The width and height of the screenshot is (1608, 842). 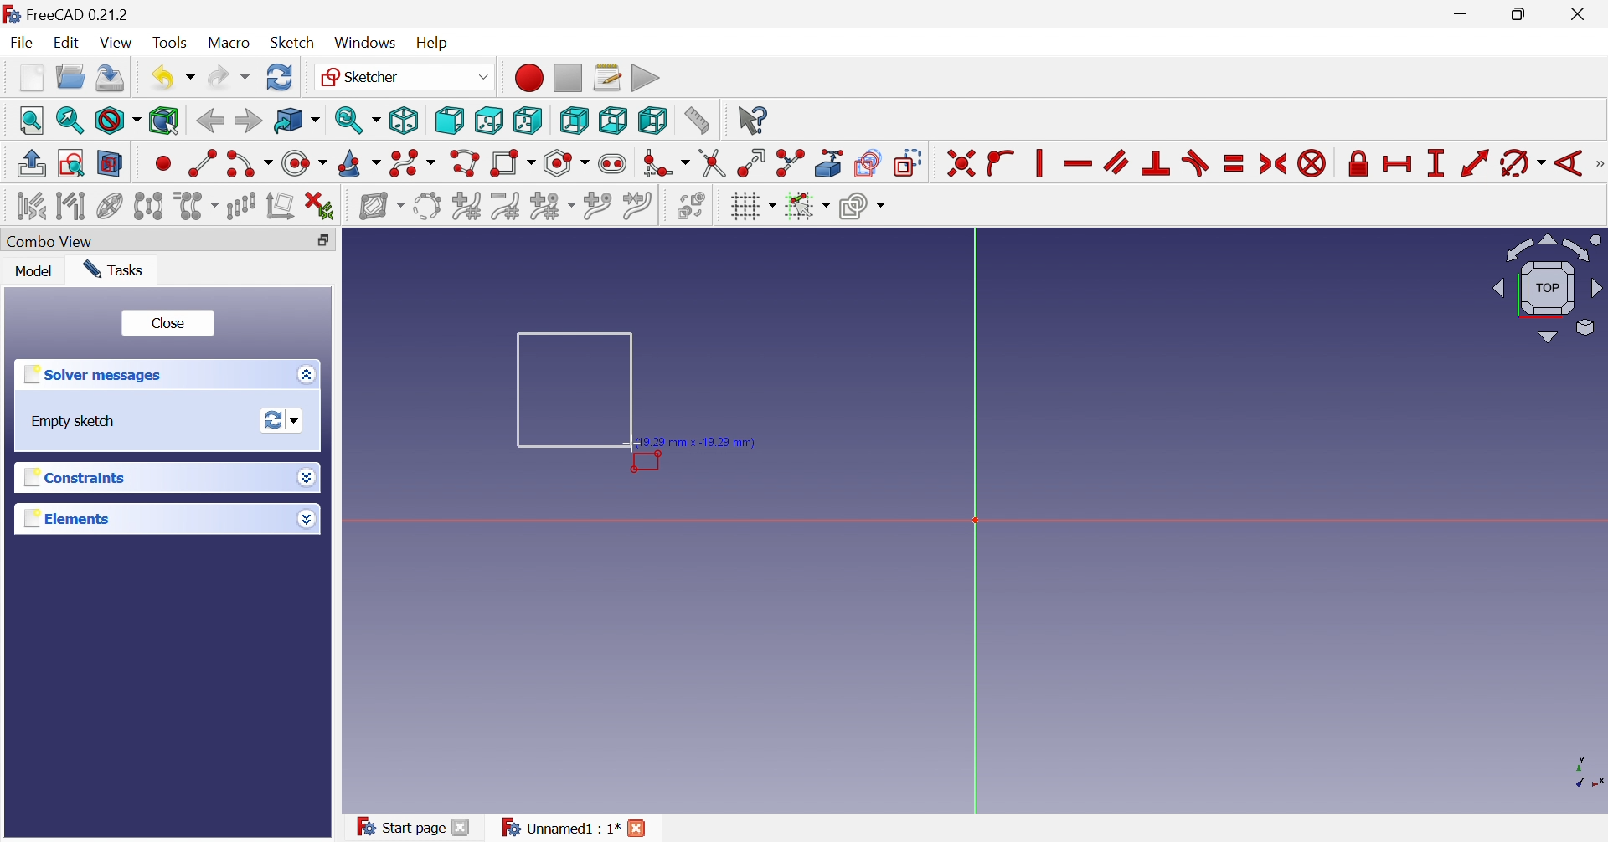 What do you see at coordinates (296, 121) in the screenshot?
I see `Go to linked object` at bounding box center [296, 121].